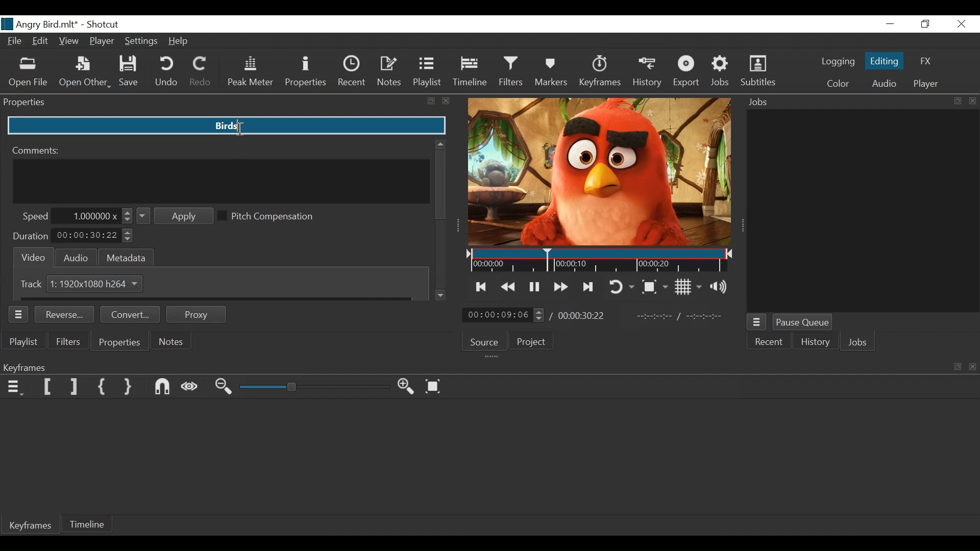  Describe the element at coordinates (88, 525) in the screenshot. I see `Timeline` at that location.